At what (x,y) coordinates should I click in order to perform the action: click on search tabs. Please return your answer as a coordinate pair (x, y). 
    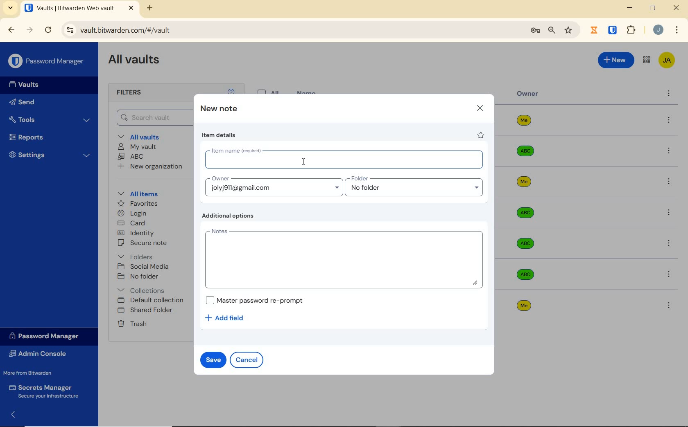
    Looking at the image, I should click on (11, 8).